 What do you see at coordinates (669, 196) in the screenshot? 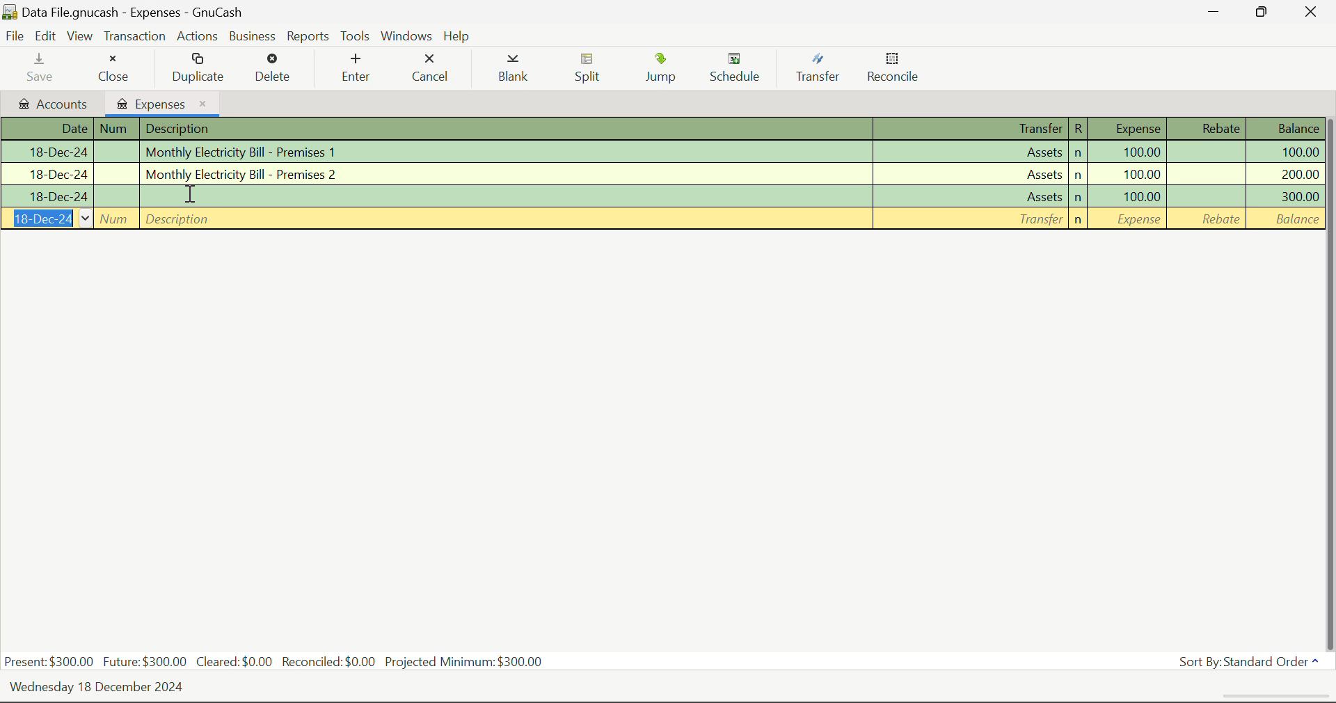
I see `Transaction with no Comments` at bounding box center [669, 196].